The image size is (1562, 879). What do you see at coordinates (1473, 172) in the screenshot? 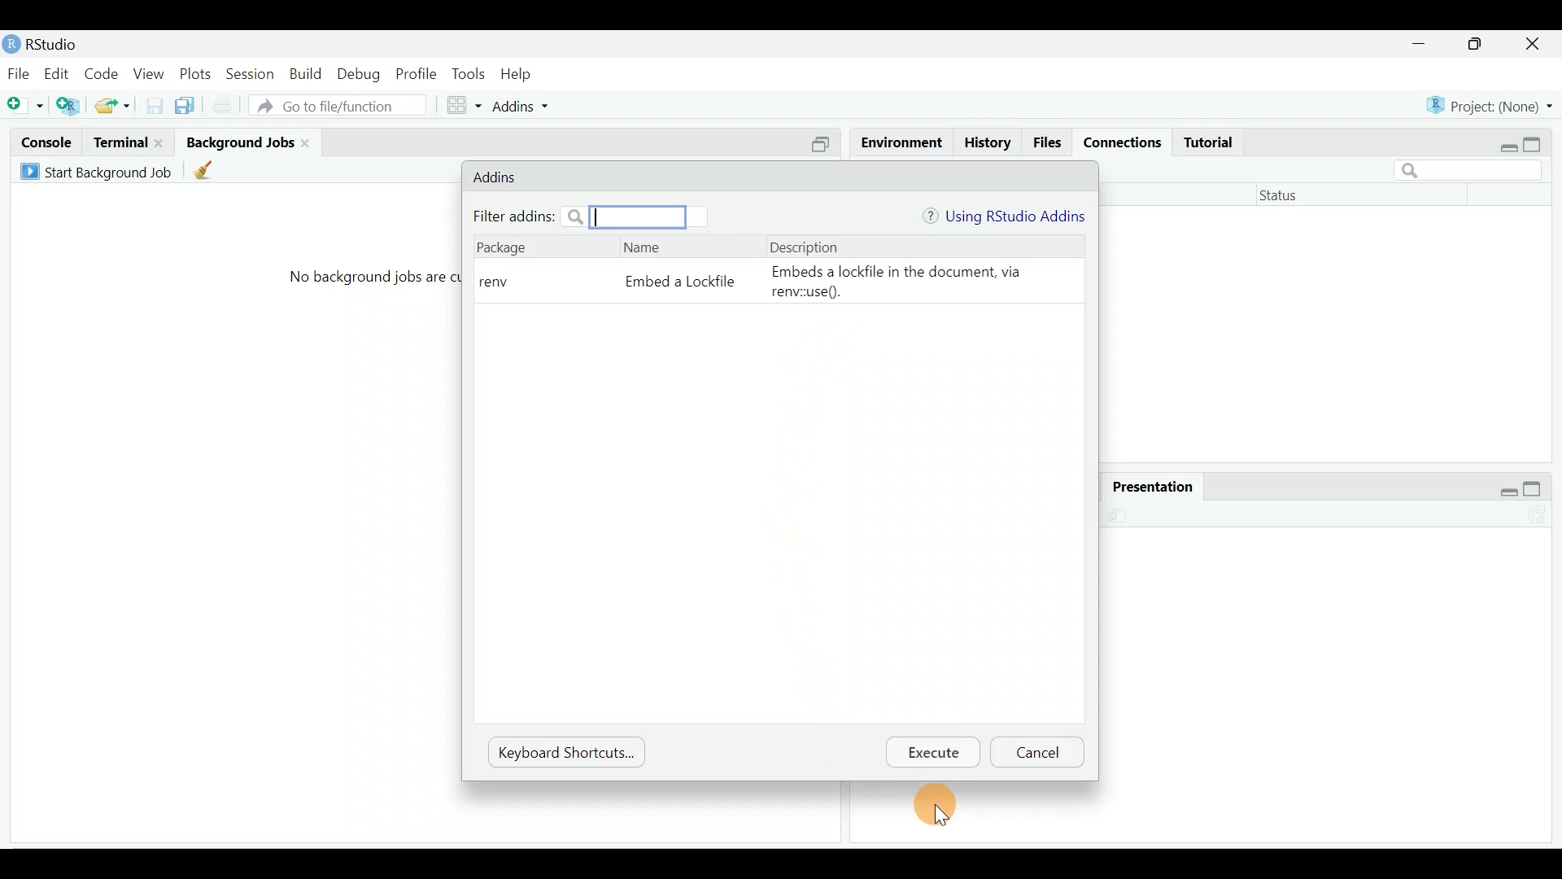
I see `Search bar` at bounding box center [1473, 172].